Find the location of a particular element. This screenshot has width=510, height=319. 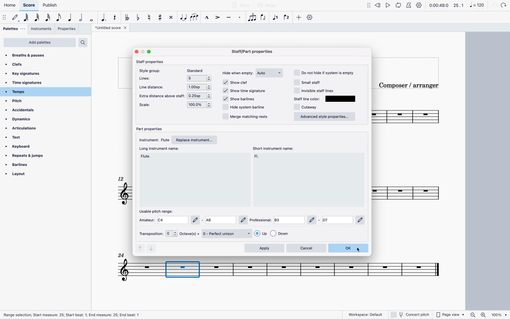

advanced style properties is located at coordinates (325, 117).